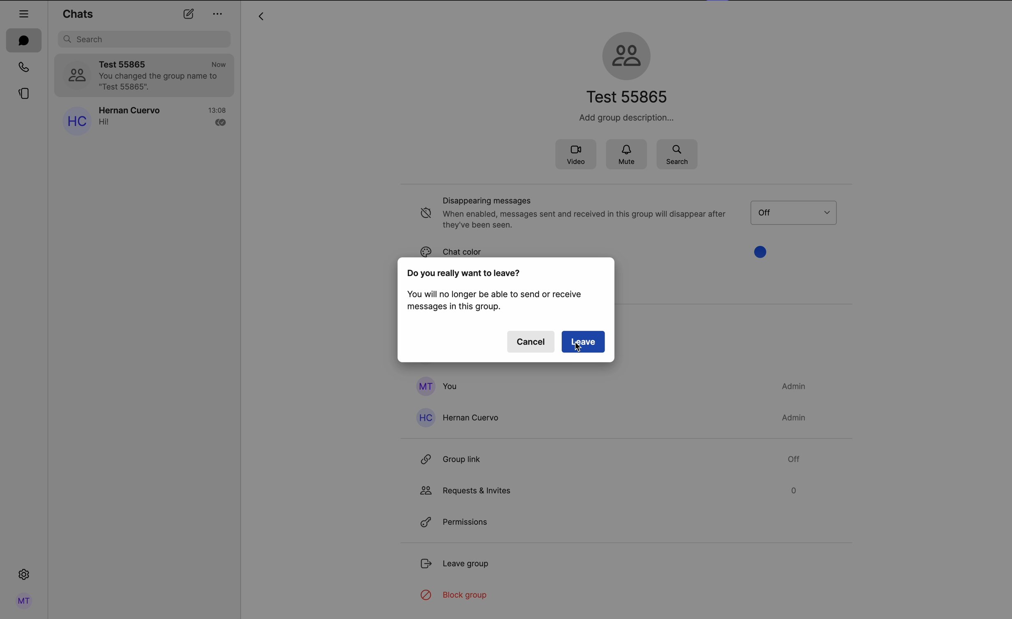  What do you see at coordinates (805, 212) in the screenshot?
I see `button` at bounding box center [805, 212].